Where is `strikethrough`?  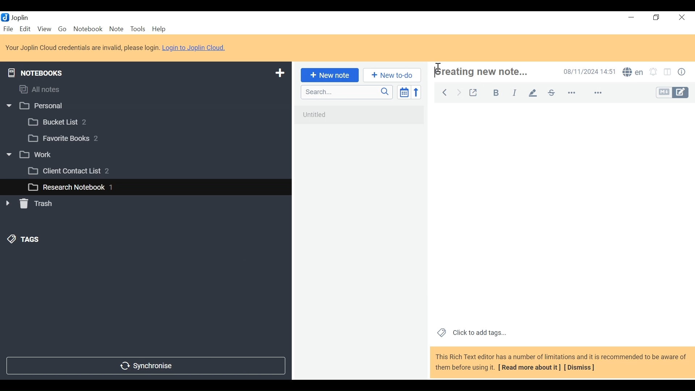
strikethrough is located at coordinates (551, 92).